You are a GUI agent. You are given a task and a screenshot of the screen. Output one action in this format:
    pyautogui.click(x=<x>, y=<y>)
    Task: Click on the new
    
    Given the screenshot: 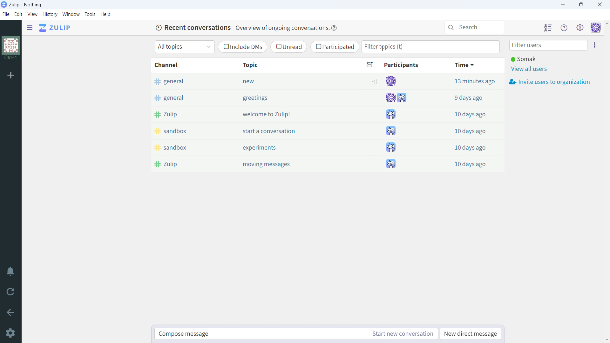 What is the action you would take?
    pyautogui.click(x=290, y=81)
    